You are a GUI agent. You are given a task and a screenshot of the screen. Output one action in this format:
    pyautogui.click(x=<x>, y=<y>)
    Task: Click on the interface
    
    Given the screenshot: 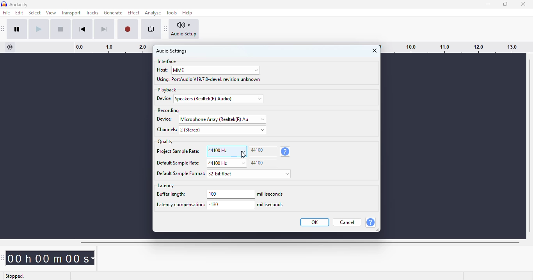 What is the action you would take?
    pyautogui.click(x=167, y=61)
    